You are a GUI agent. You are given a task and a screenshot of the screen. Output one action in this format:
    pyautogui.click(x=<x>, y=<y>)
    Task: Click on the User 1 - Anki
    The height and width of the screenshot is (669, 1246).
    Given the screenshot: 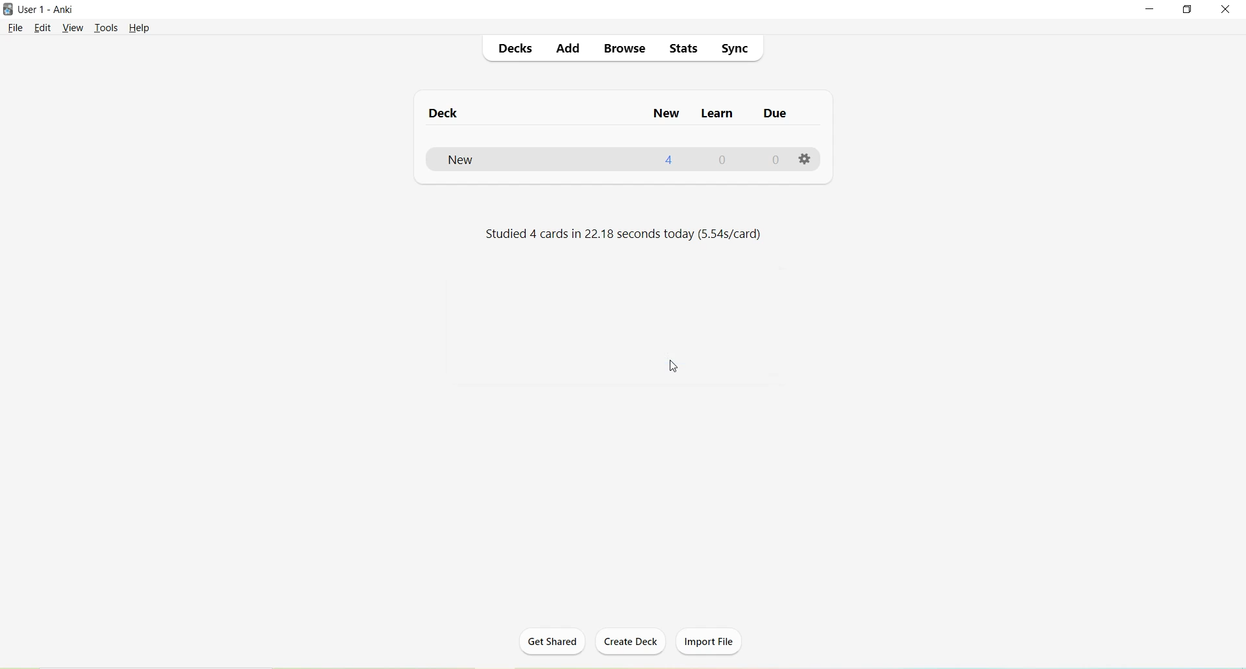 What is the action you would take?
    pyautogui.click(x=47, y=9)
    